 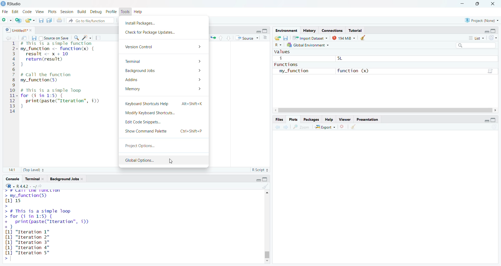 What do you see at coordinates (147, 122) in the screenshot?
I see `Edit Code Snippets...` at bounding box center [147, 122].